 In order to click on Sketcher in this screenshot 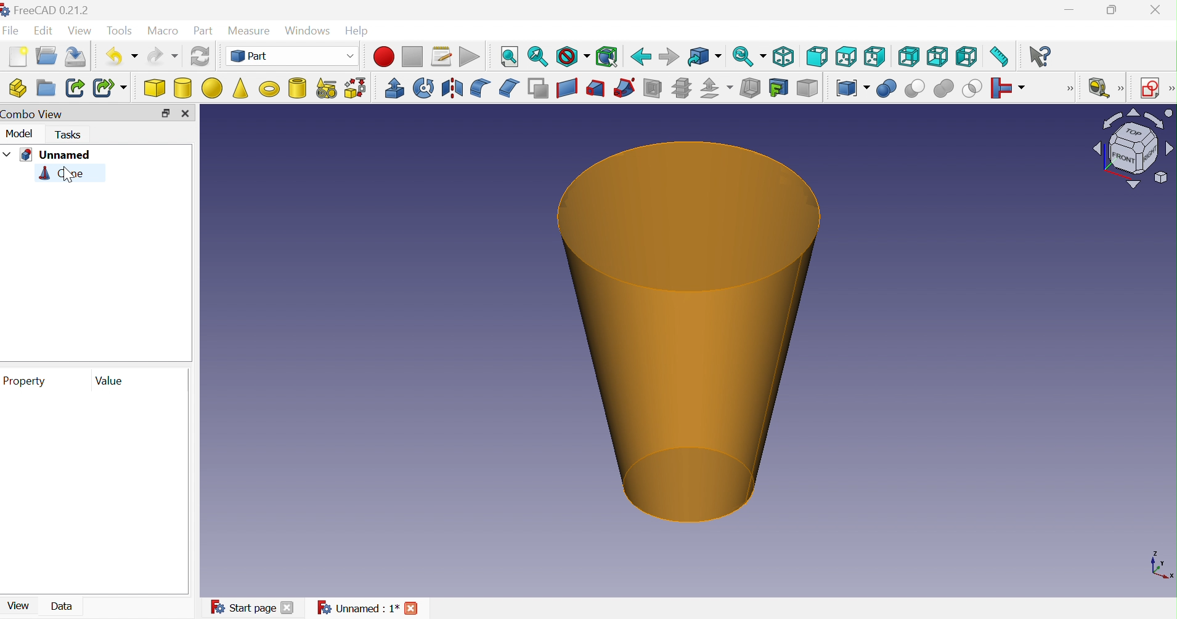, I will do `click(1170, 89)`.